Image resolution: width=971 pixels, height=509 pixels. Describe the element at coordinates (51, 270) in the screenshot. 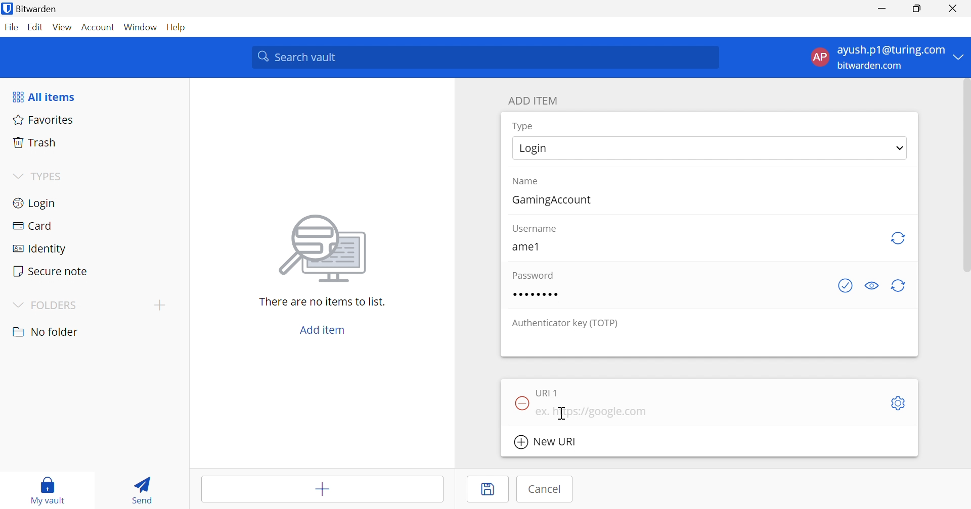

I see `Secure note` at that location.